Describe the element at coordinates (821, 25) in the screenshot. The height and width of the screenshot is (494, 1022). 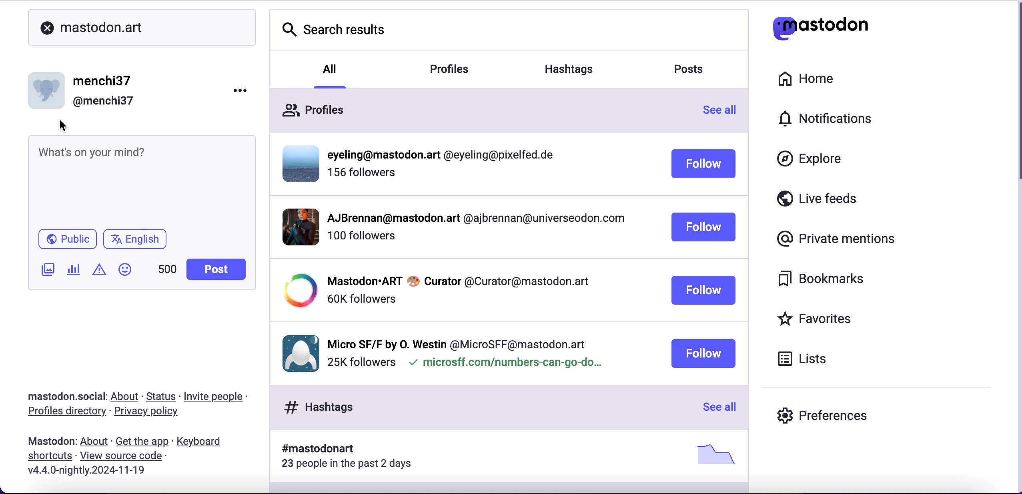
I see `mastodon logo` at that location.